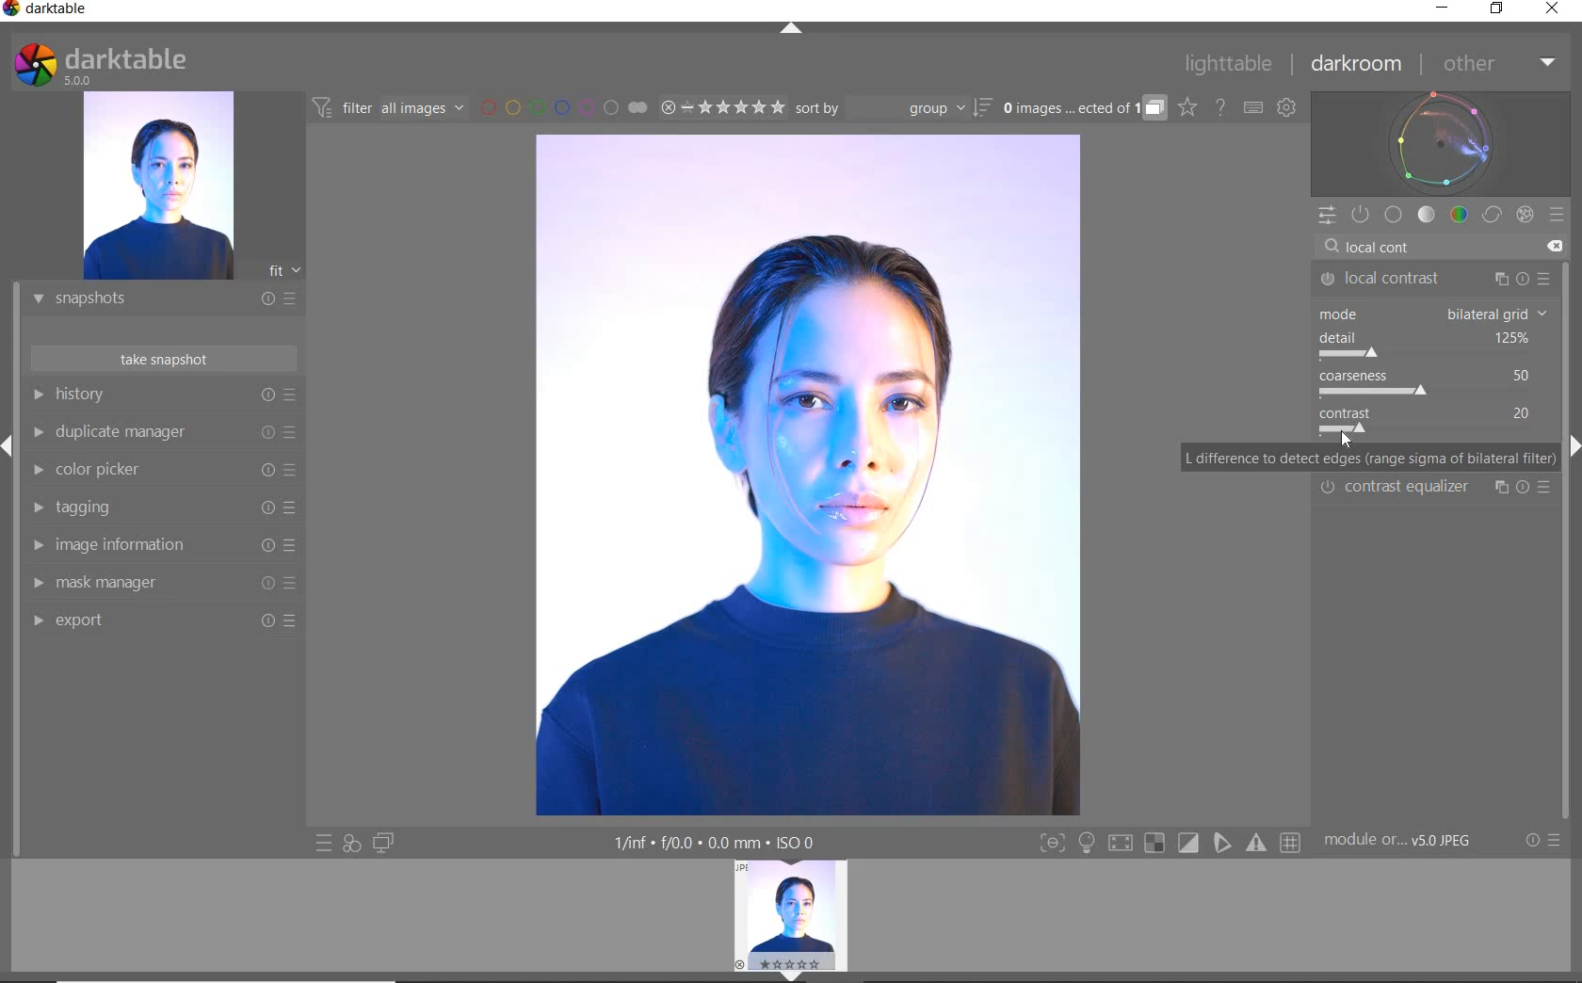 Image resolution: width=1582 pixels, height=983 pixels. I want to click on COLOR PICKER, so click(160, 471).